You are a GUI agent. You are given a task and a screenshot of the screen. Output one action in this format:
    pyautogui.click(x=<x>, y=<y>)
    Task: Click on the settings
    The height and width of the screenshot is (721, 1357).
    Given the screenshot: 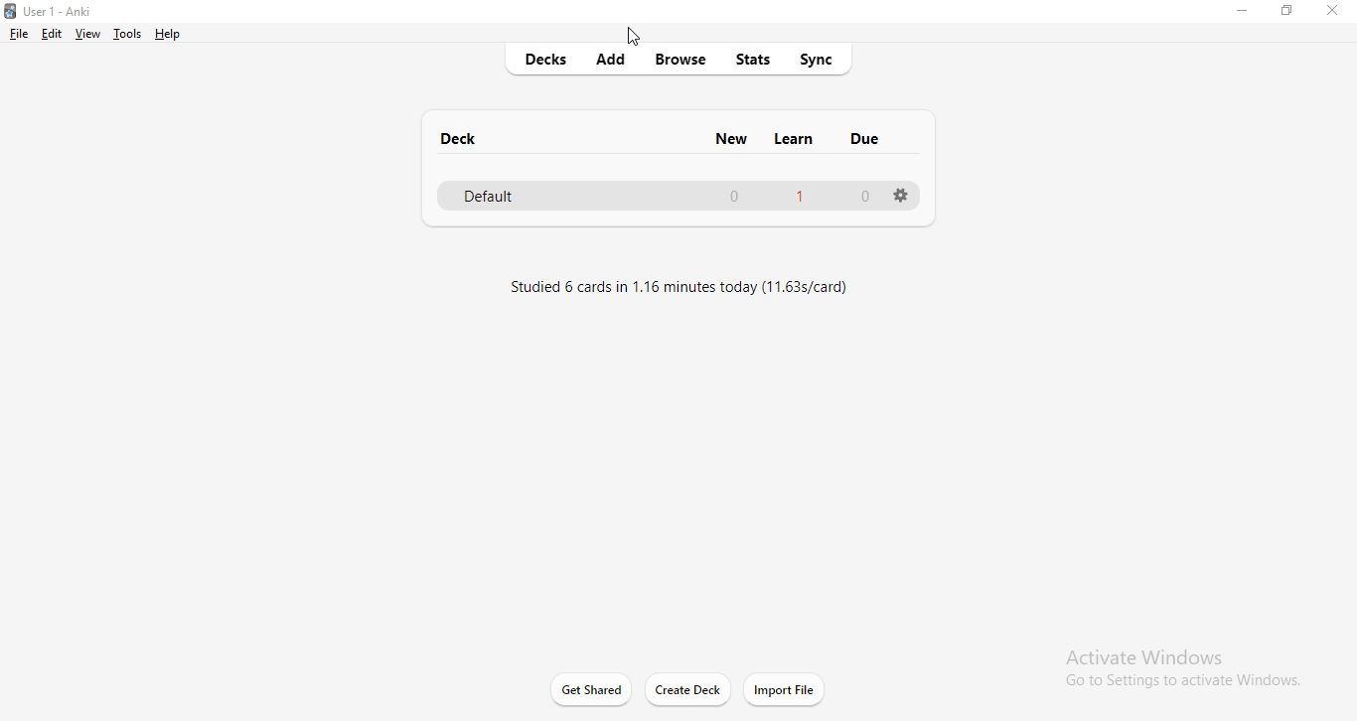 What is the action you would take?
    pyautogui.click(x=908, y=196)
    